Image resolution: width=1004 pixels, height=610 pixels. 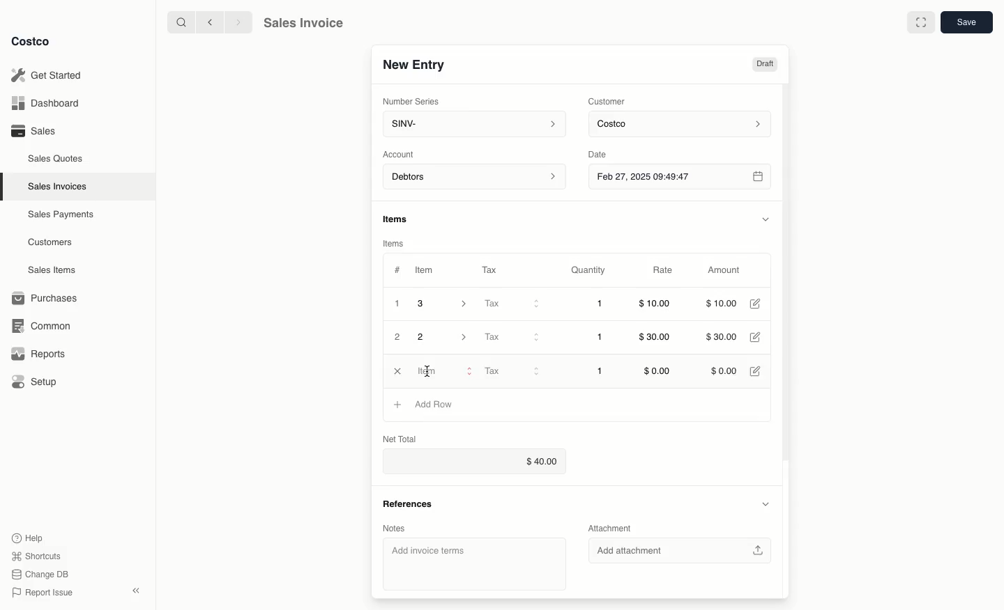 What do you see at coordinates (412, 508) in the screenshot?
I see `References` at bounding box center [412, 508].